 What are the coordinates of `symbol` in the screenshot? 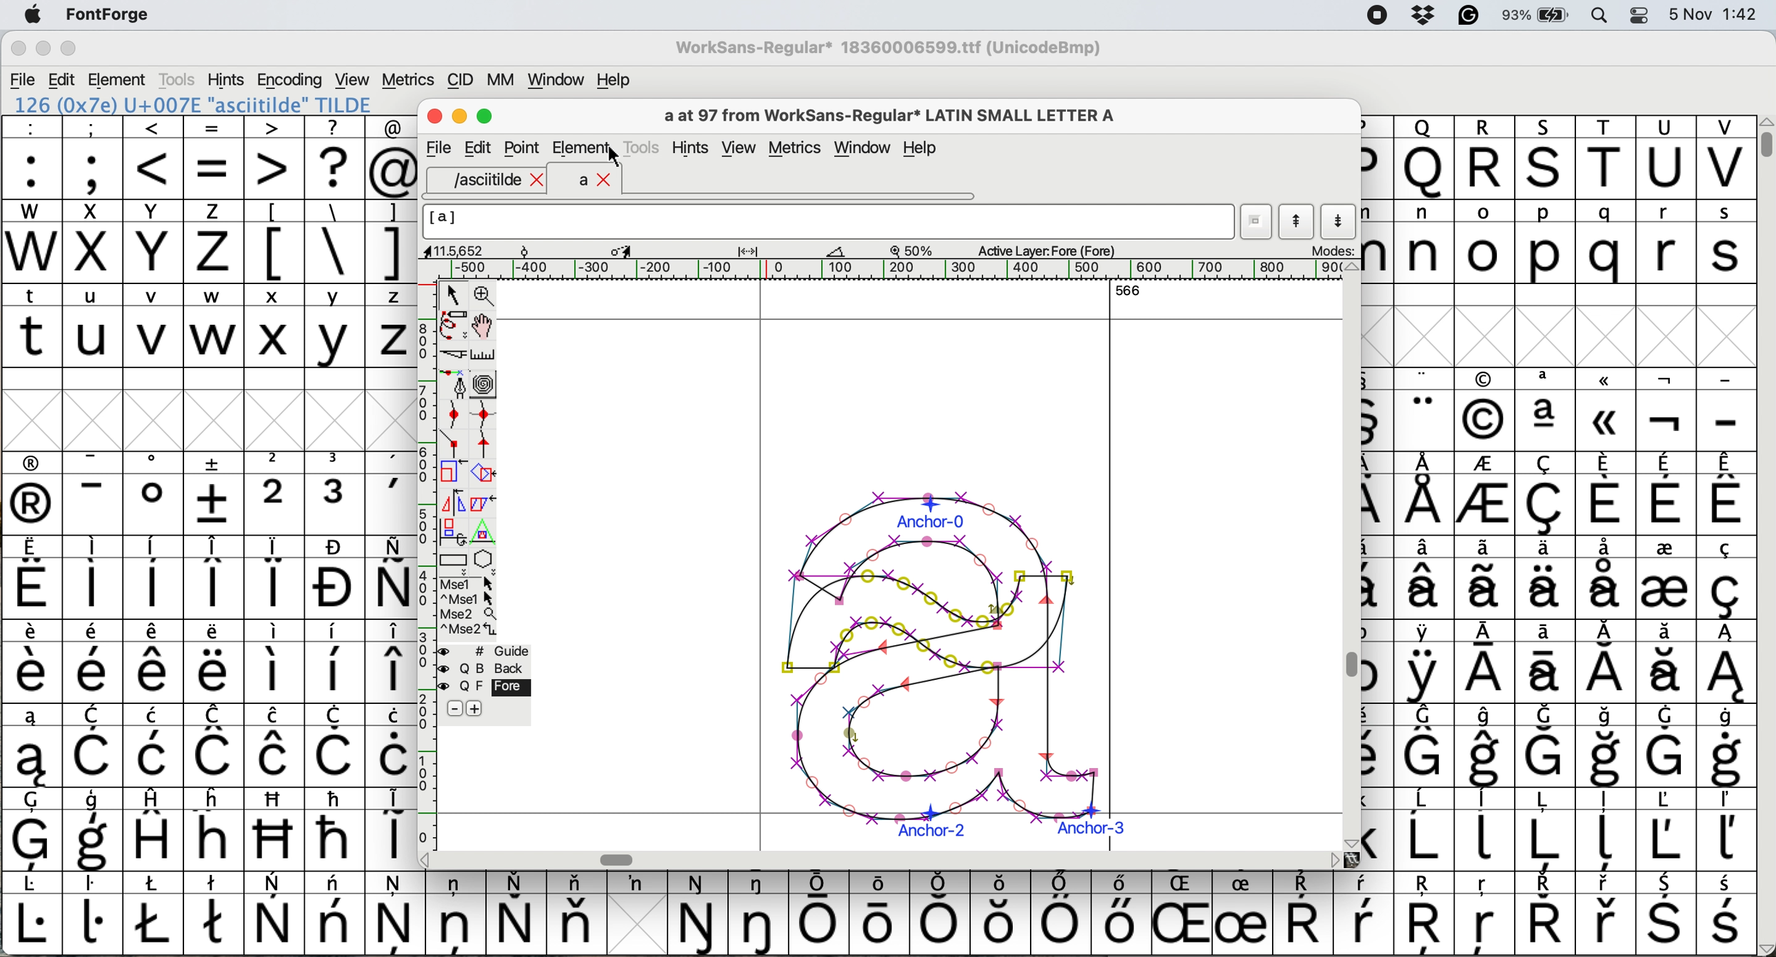 It's located at (1666, 494).